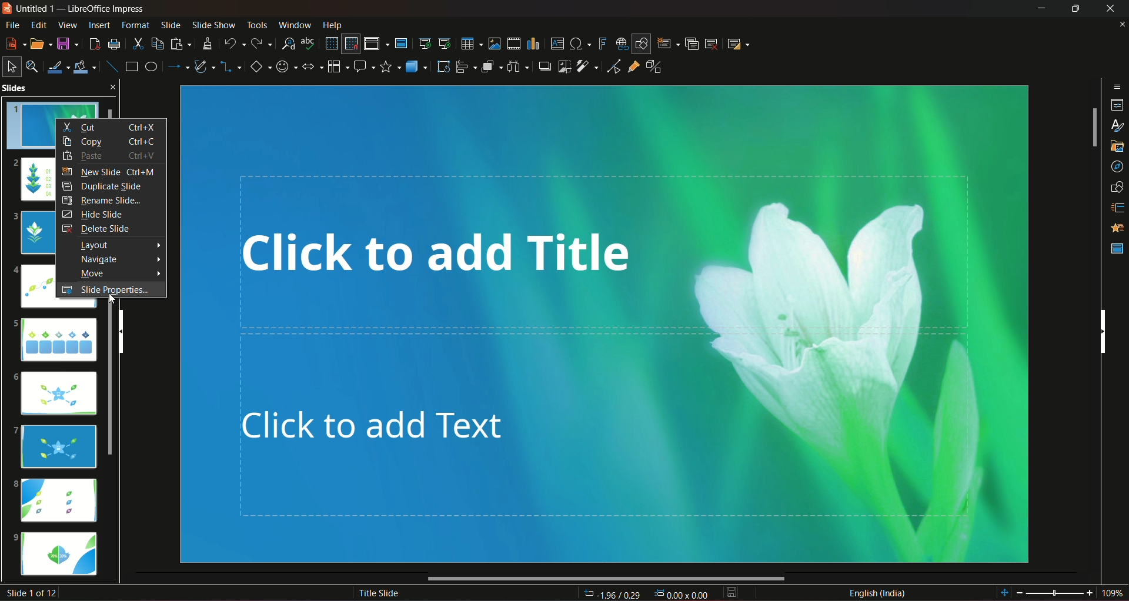  I want to click on slide 3, so click(33, 233).